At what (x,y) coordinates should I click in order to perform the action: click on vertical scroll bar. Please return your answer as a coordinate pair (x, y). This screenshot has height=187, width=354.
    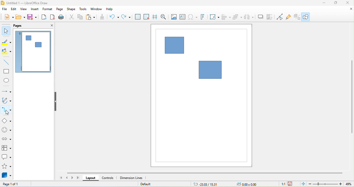
    Looking at the image, I should click on (352, 99).